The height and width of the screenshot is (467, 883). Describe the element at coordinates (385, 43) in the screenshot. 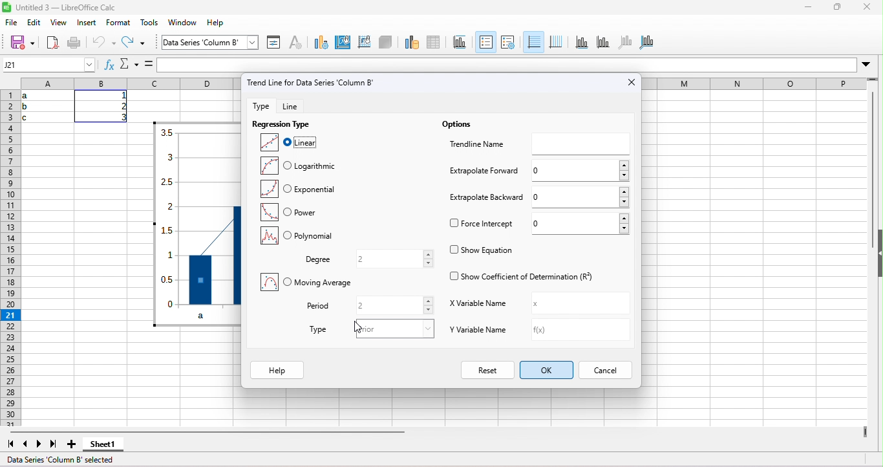

I see `3d view` at that location.